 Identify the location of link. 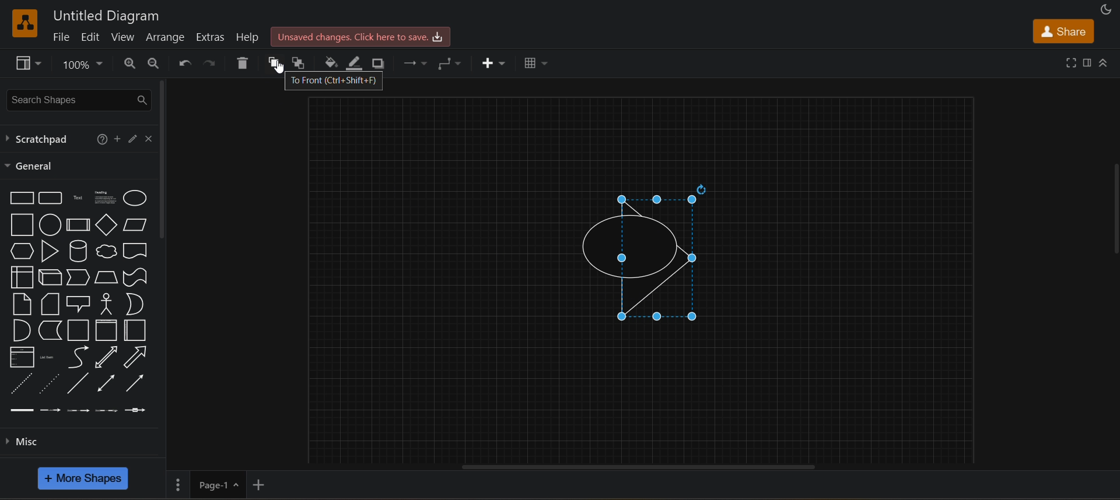
(22, 410).